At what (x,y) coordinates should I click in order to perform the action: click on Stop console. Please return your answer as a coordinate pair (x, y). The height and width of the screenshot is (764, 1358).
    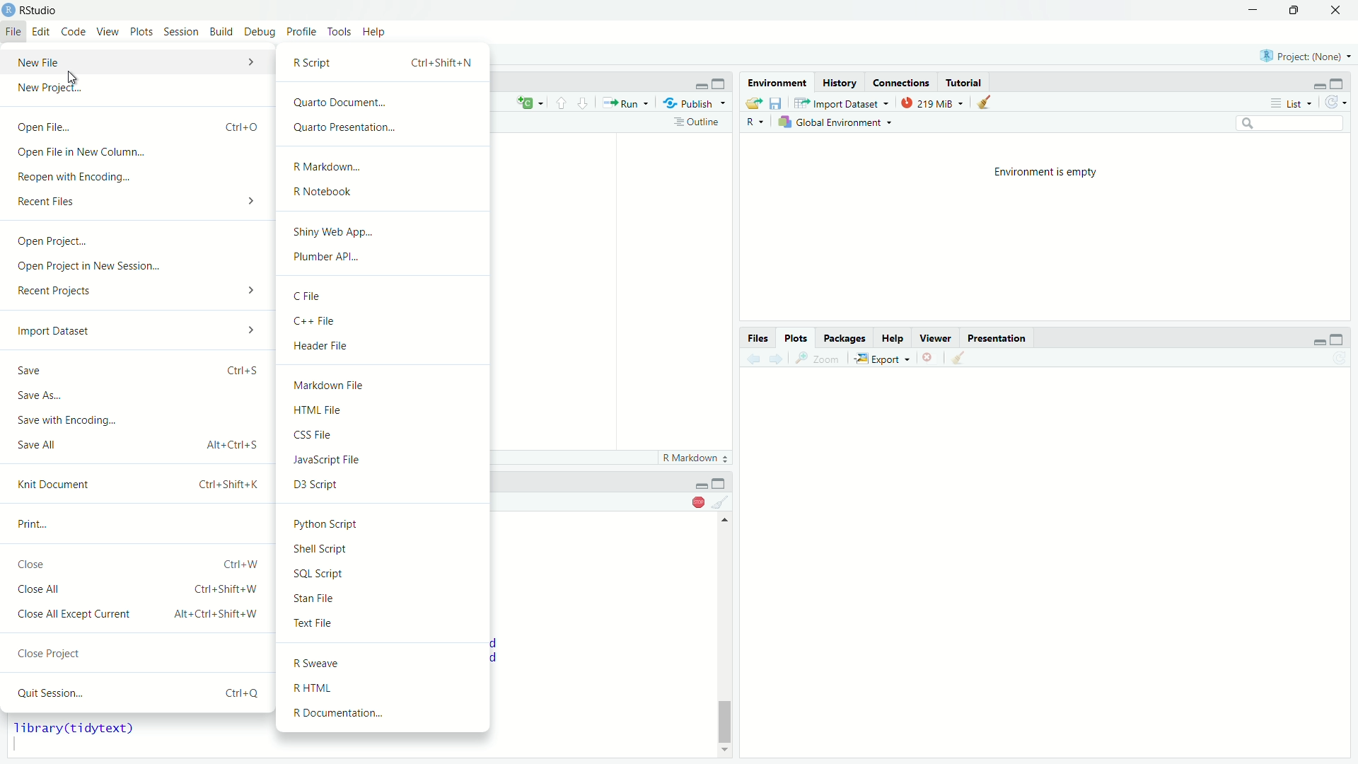
    Looking at the image, I should click on (697, 502).